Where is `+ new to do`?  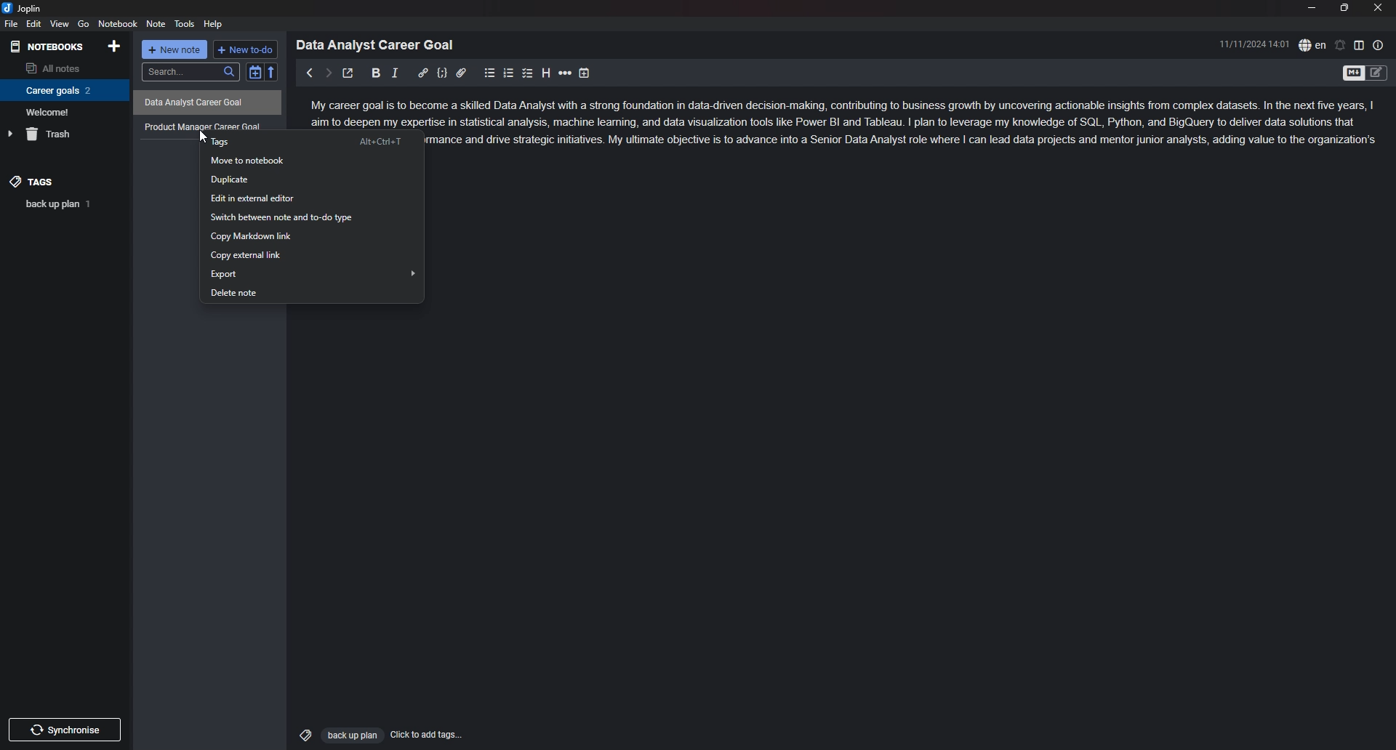
+ new to do is located at coordinates (244, 49).